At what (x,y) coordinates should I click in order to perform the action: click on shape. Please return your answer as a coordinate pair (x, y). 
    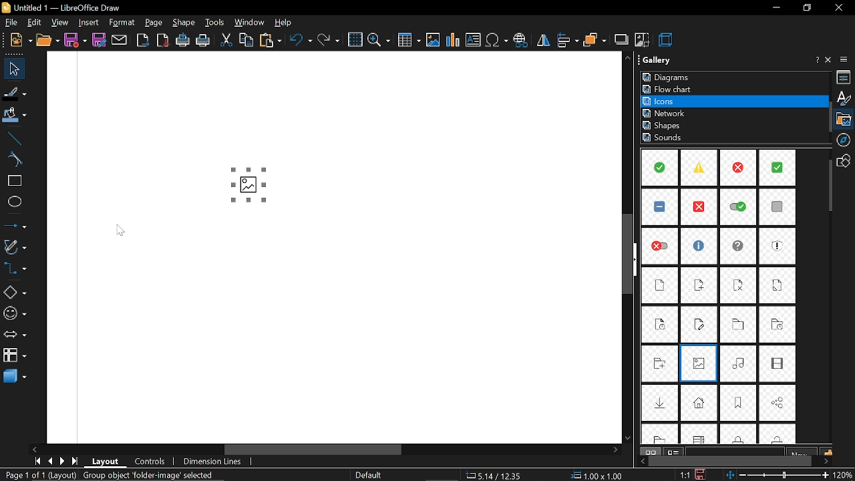
    Looking at the image, I should click on (184, 22).